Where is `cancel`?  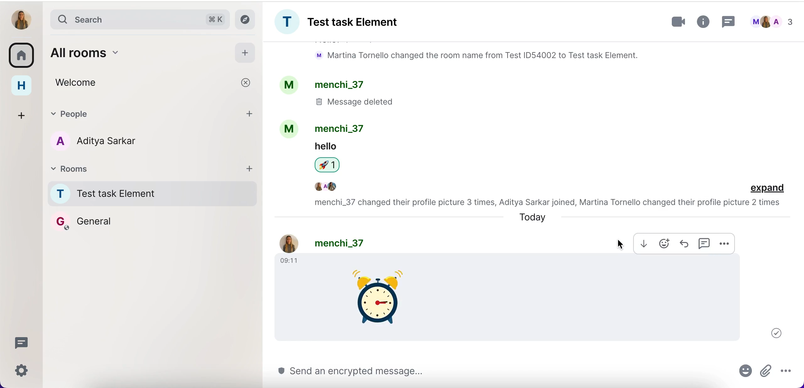
cancel is located at coordinates (247, 84).